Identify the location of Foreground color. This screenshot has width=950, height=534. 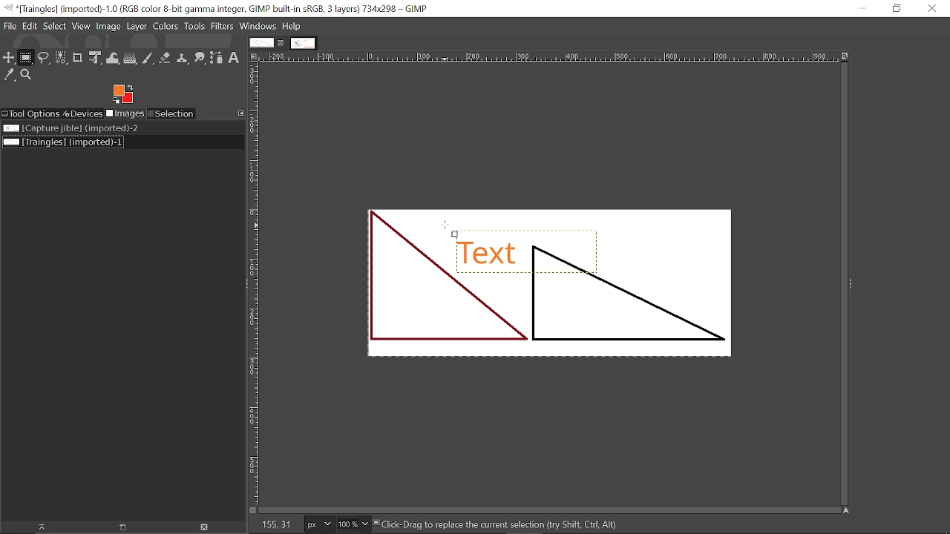
(125, 93).